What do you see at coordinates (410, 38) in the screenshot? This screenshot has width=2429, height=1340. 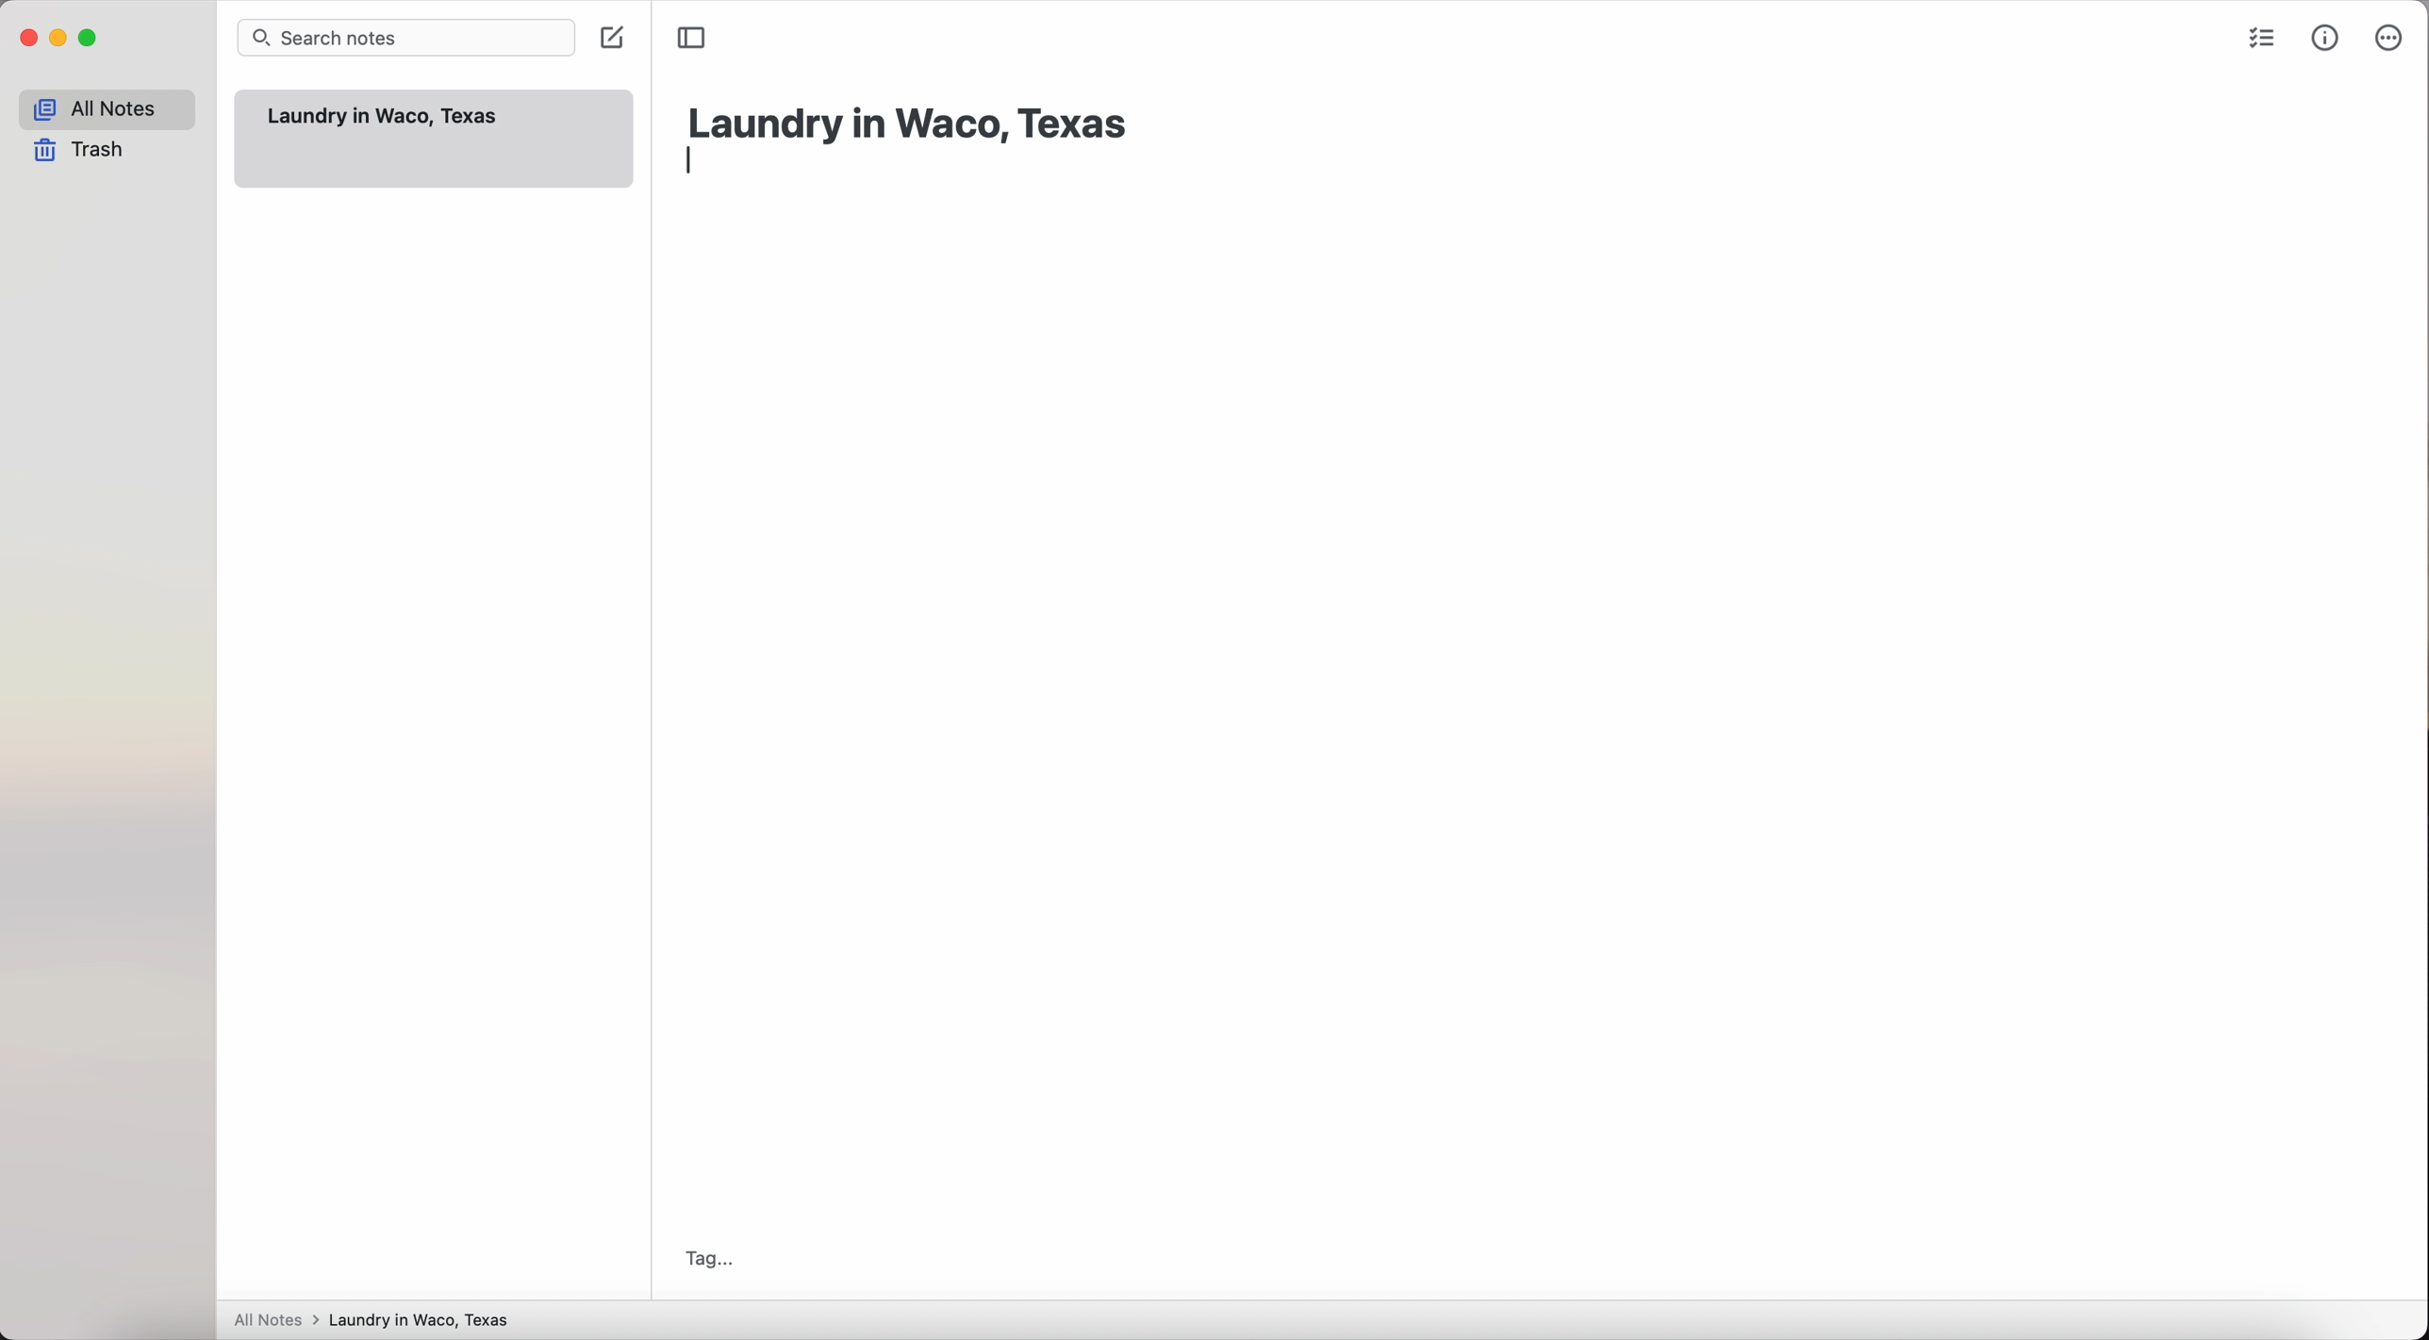 I see `search bar` at bounding box center [410, 38].